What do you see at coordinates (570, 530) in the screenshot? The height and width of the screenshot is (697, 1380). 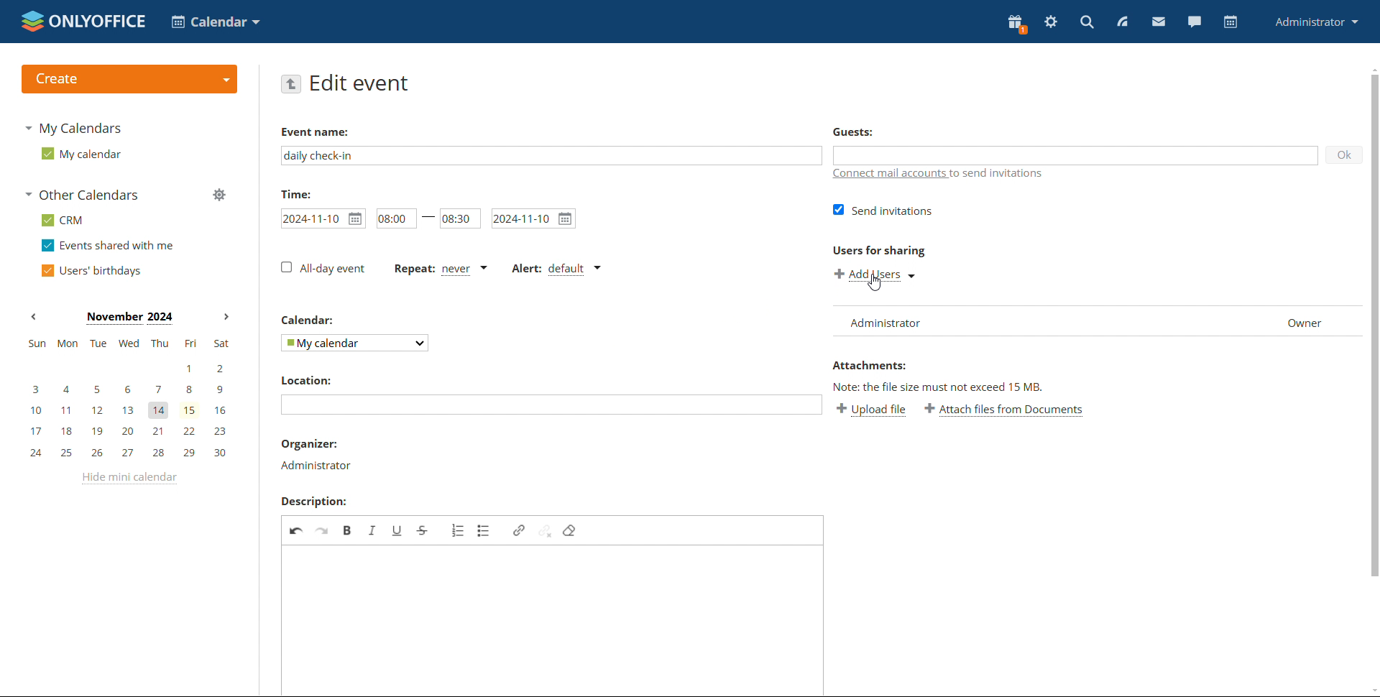 I see `remove format` at bounding box center [570, 530].